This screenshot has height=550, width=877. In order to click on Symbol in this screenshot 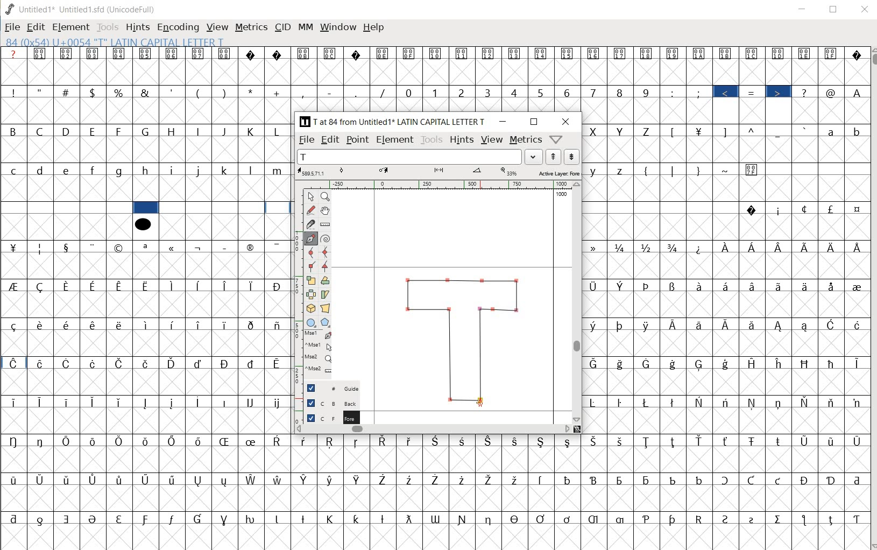, I will do `click(726, 403)`.